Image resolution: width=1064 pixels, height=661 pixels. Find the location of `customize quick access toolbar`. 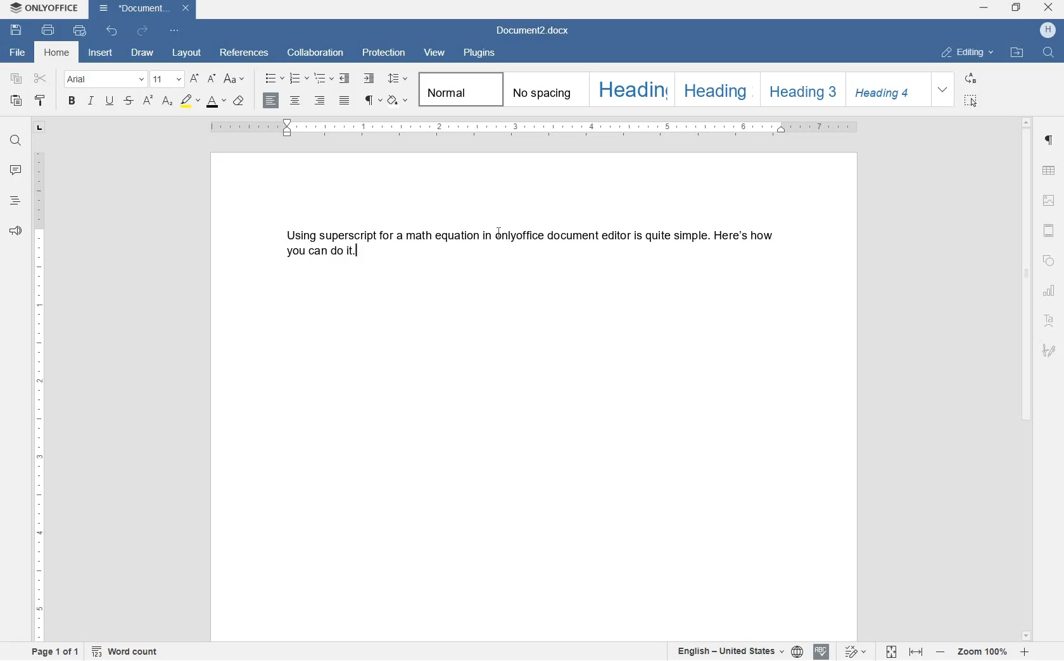

customize quick access toolbar is located at coordinates (173, 30).